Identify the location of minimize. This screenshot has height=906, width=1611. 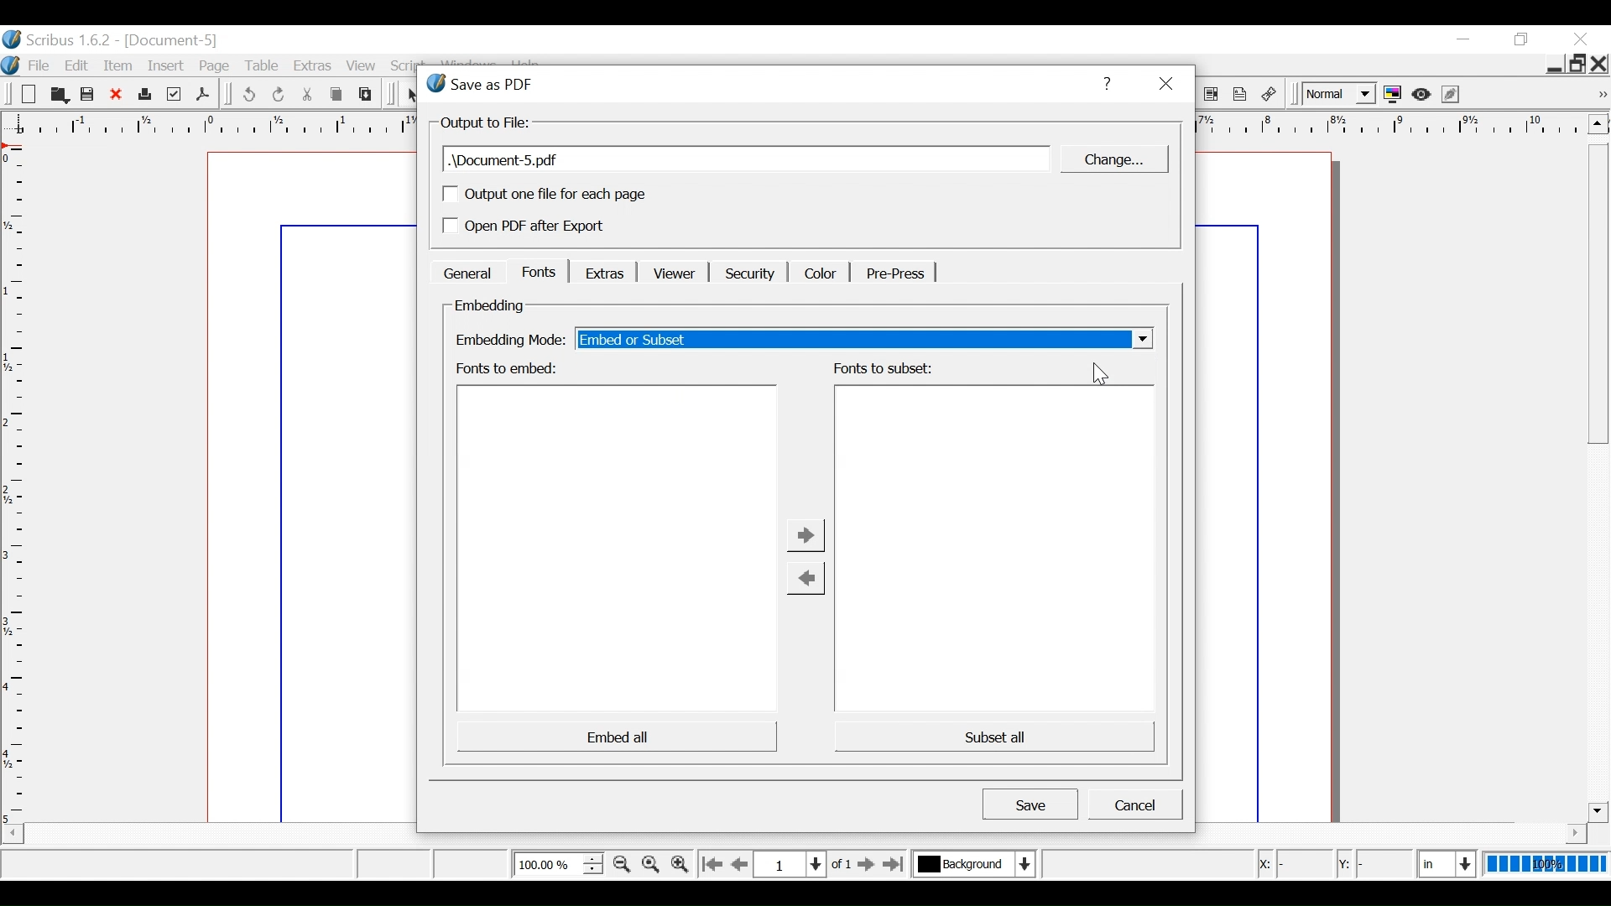
(1462, 40).